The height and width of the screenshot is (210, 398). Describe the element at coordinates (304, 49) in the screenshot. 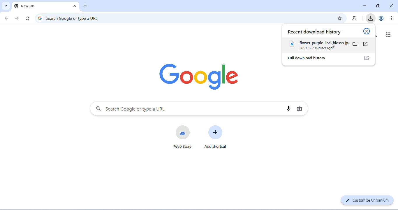

I see `file size` at that location.